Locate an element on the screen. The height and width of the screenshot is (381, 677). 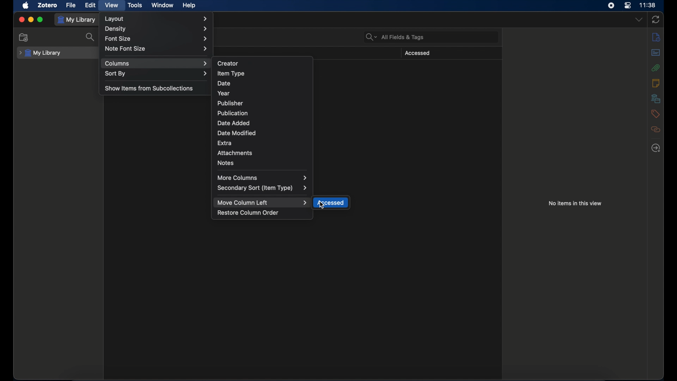
sort by is located at coordinates (156, 73).